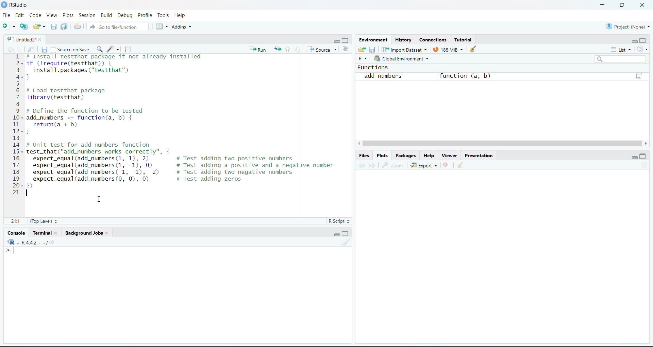 This screenshot has height=347, width=653. Describe the element at coordinates (127, 49) in the screenshot. I see `compile report` at that location.